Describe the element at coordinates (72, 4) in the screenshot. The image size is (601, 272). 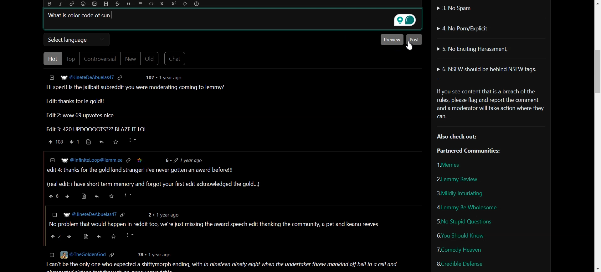
I see `Hyperlink` at that location.